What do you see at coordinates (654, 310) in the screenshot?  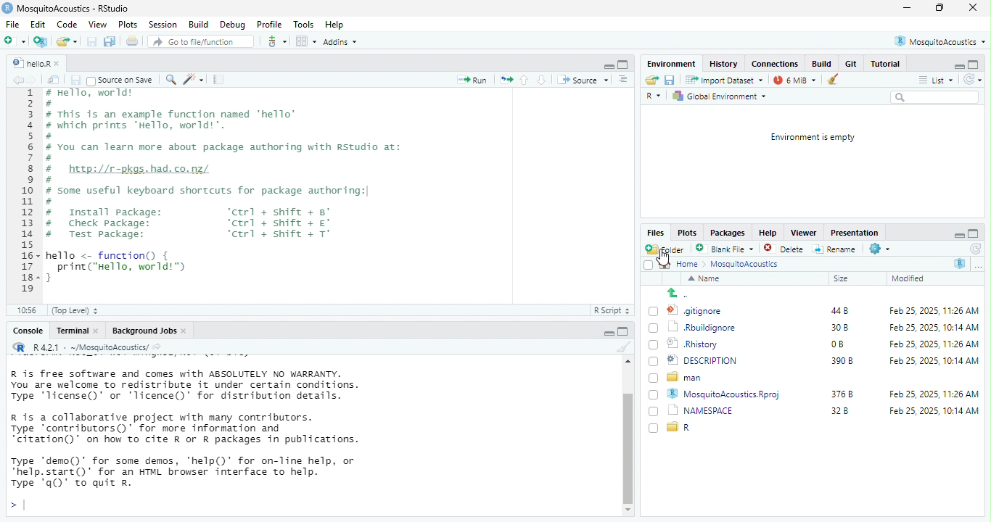 I see `checkbox` at bounding box center [654, 310].